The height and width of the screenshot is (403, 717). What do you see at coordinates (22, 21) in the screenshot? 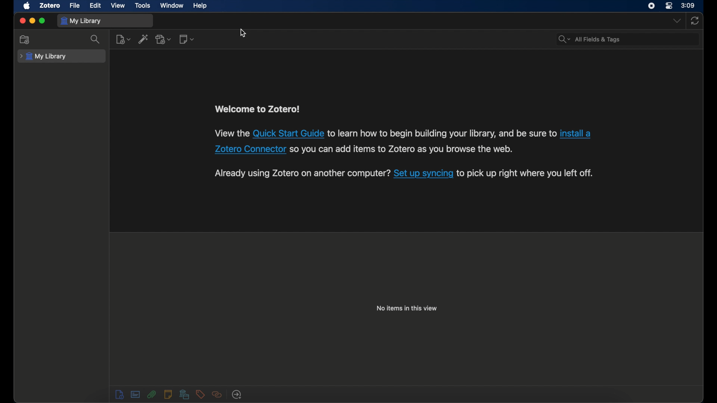
I see `close` at bounding box center [22, 21].